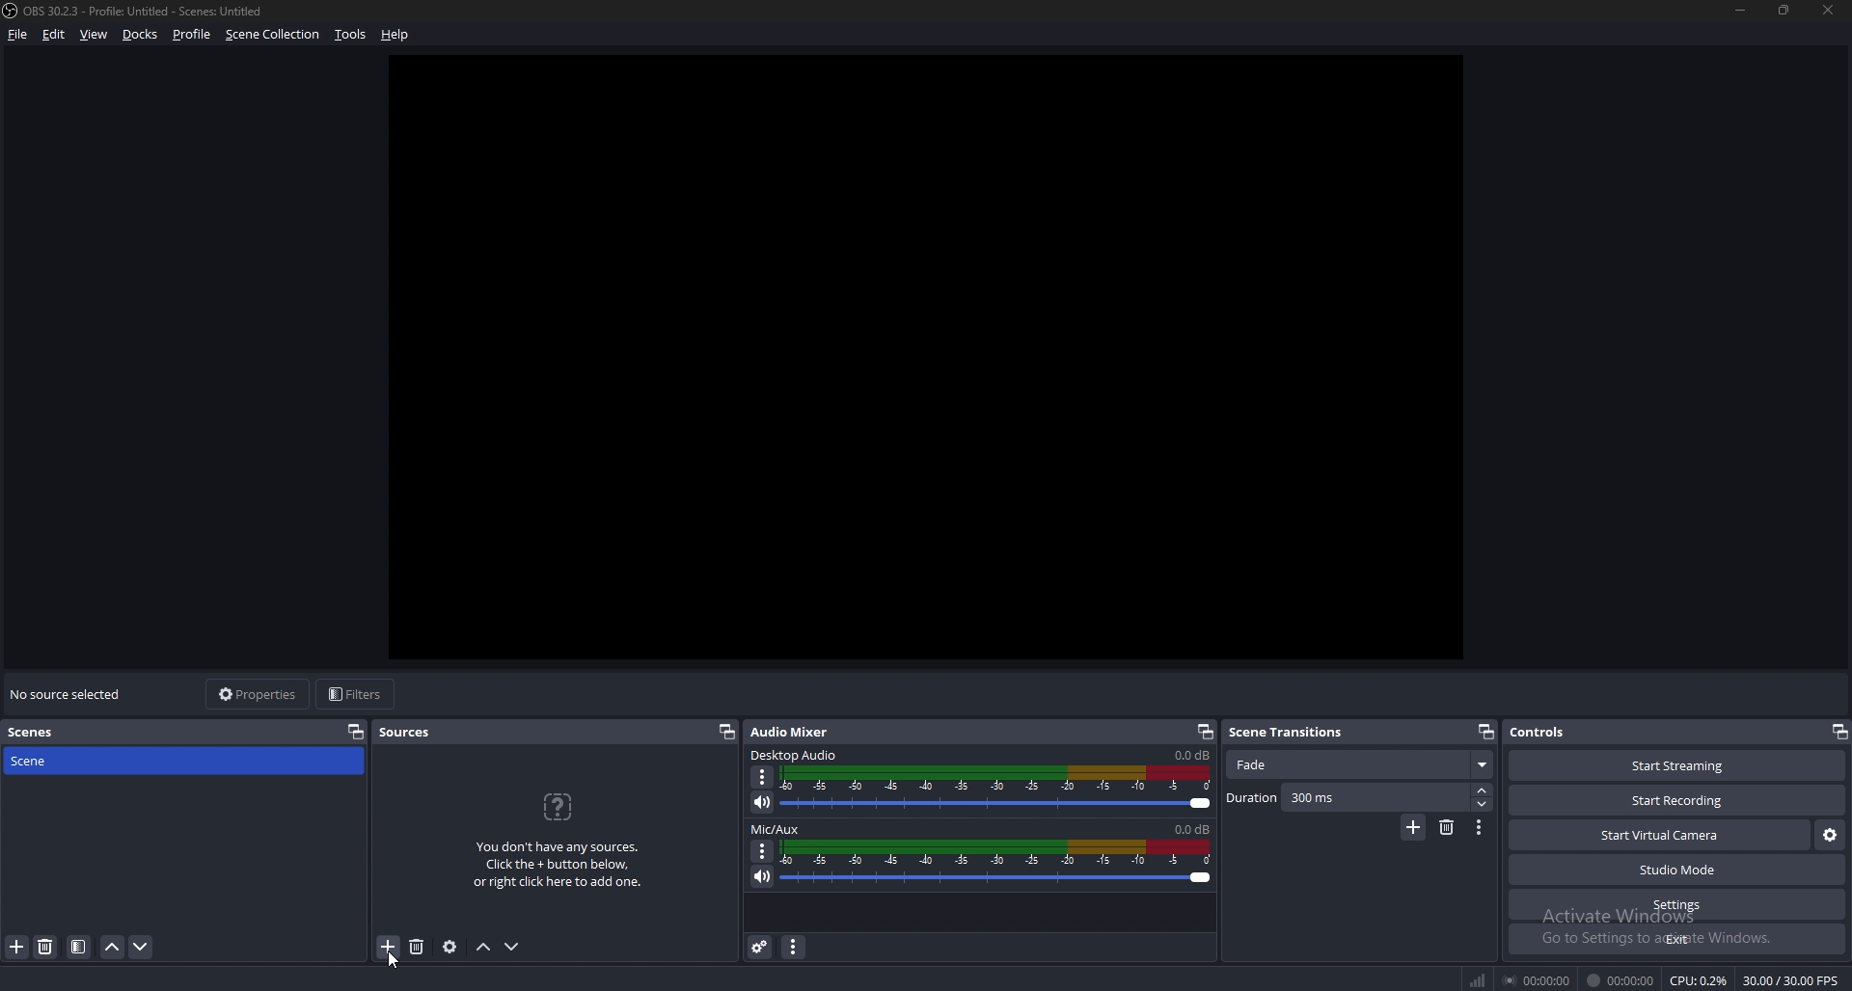 This screenshot has height=991, width=1852. Describe the element at coordinates (557, 841) in the screenshot. I see `You don't have any sources.
Click the + button below,
or right click here to add one.` at that location.